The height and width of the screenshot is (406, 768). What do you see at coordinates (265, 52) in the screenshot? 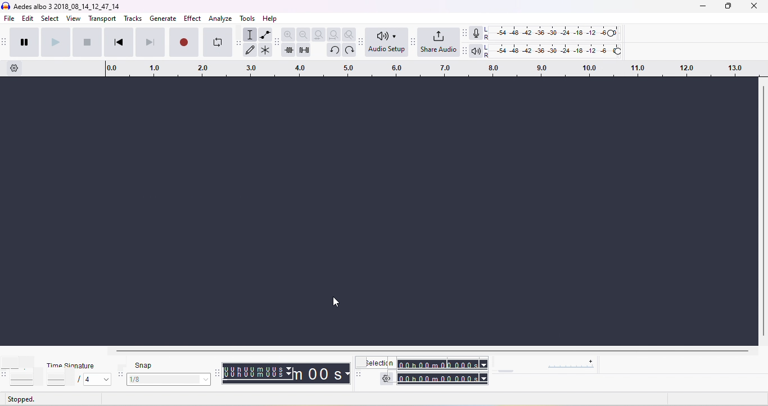
I see `multi tool` at bounding box center [265, 52].